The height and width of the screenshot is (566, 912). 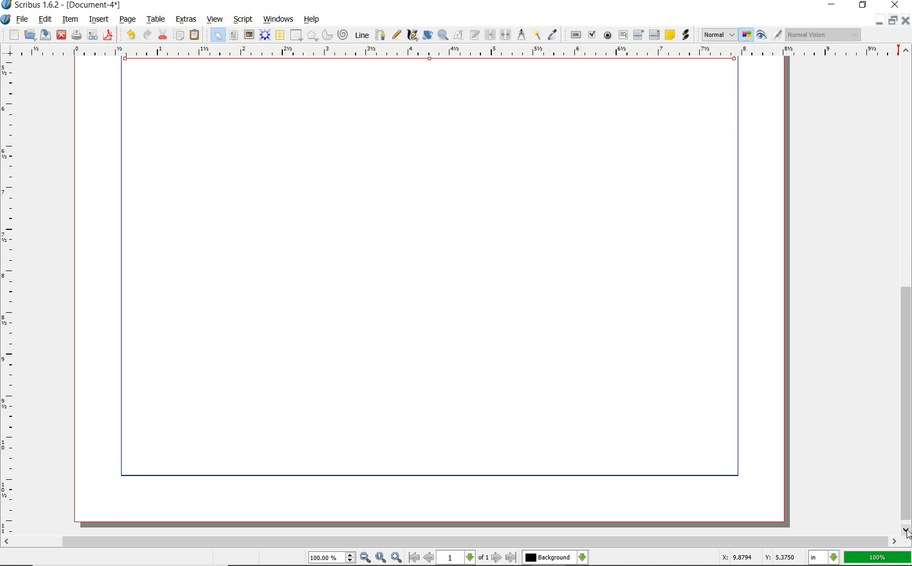 I want to click on pdf list box, so click(x=654, y=34).